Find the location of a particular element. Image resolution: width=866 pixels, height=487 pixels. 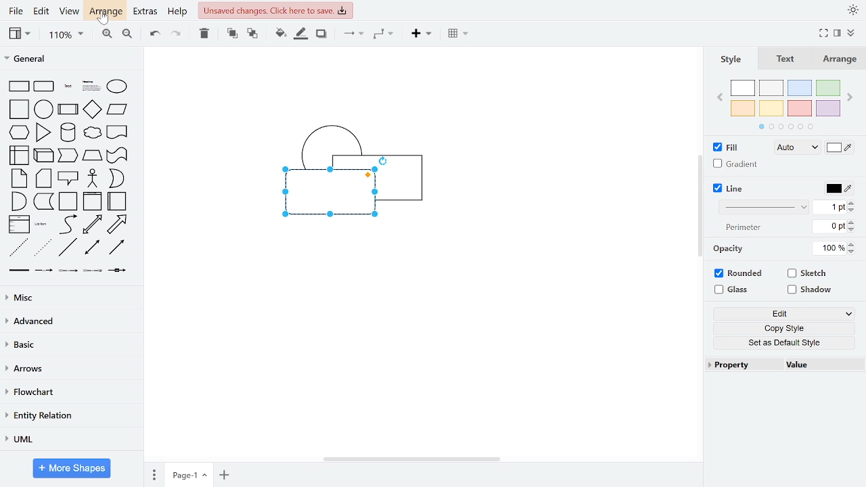

1pt is located at coordinates (829, 207).